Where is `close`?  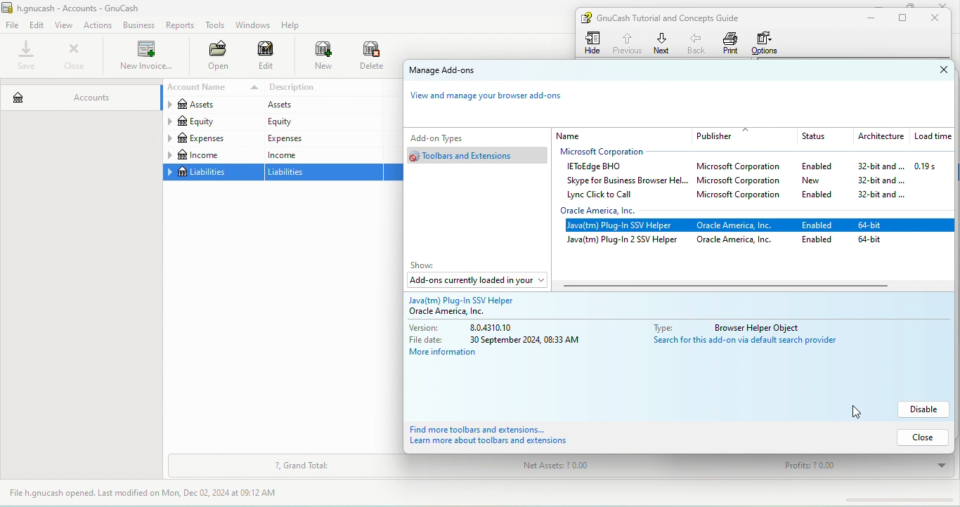 close is located at coordinates (931, 70).